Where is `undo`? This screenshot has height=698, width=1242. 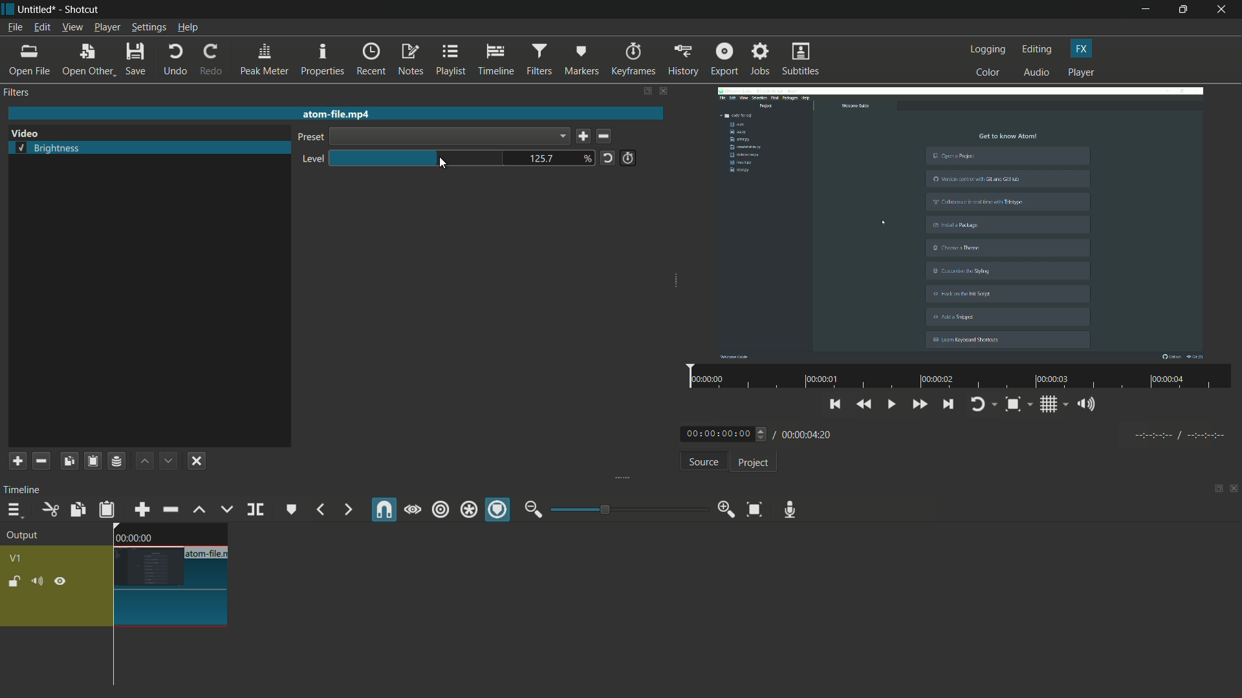
undo is located at coordinates (175, 59).